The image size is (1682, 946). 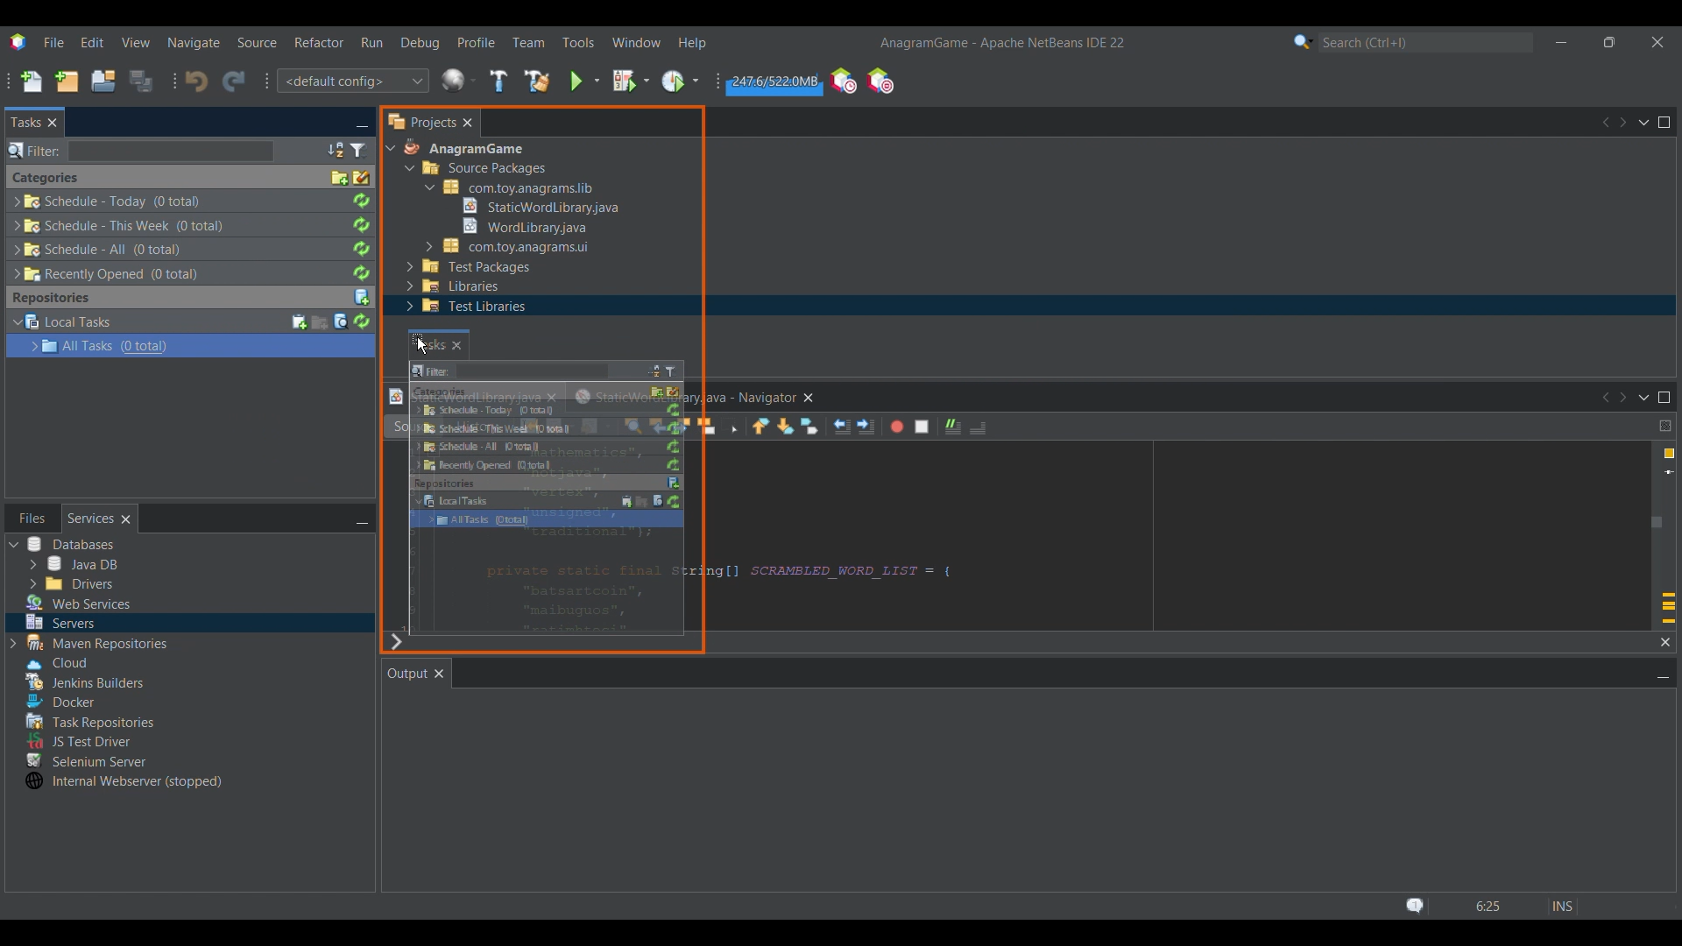 What do you see at coordinates (57, 699) in the screenshot?
I see `` at bounding box center [57, 699].